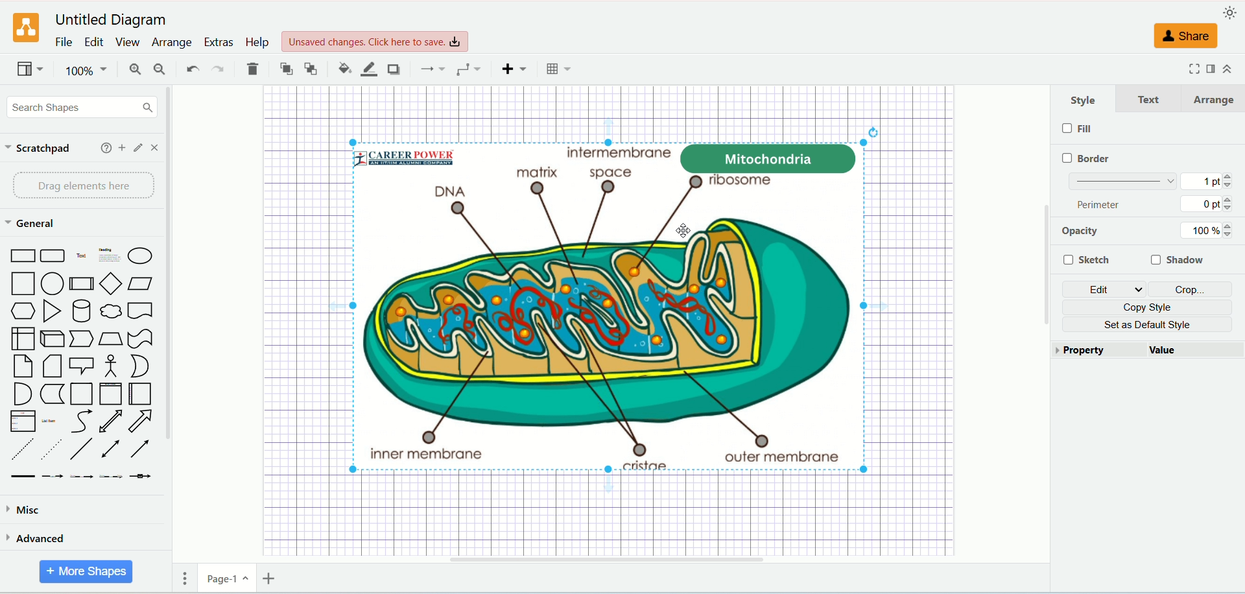 The width and height of the screenshot is (1245, 594). I want to click on Container, so click(82, 394).